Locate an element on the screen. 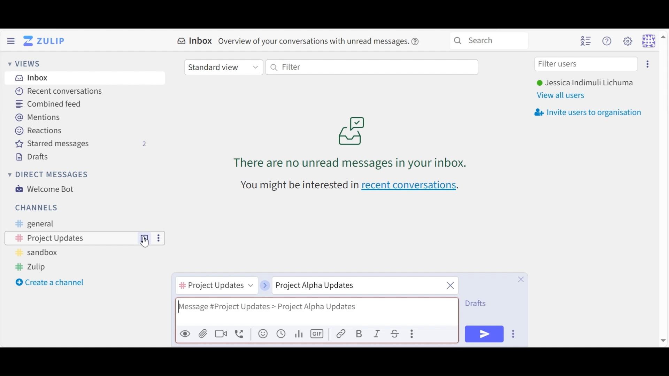 The width and height of the screenshot is (669, 376). more is located at coordinates (157, 237).